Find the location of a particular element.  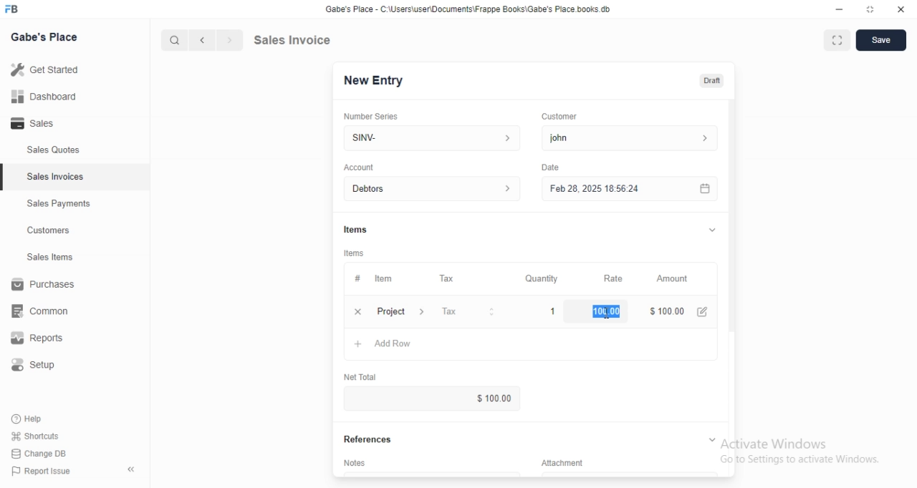

tem is located at coordinates (388, 278).